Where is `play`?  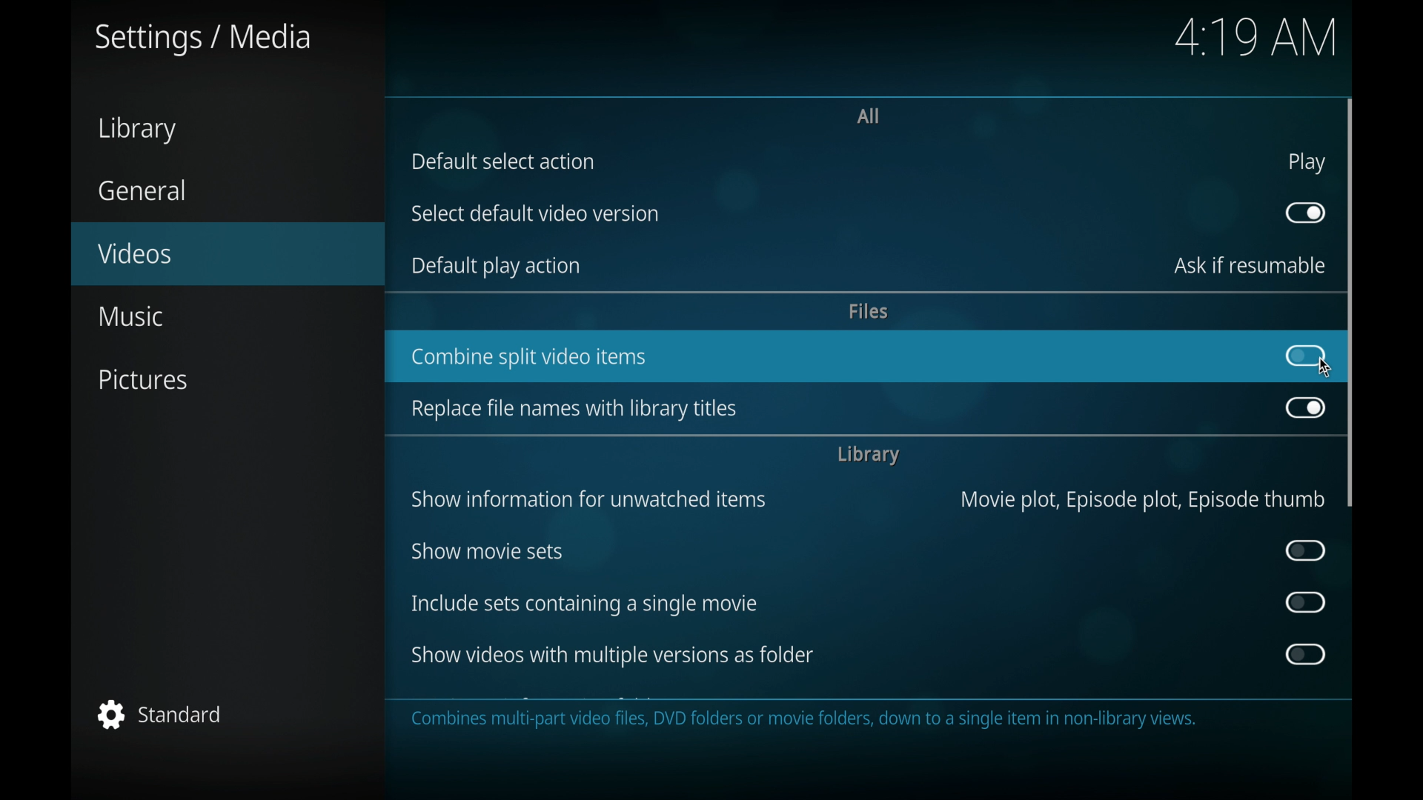
play is located at coordinates (1306, 162).